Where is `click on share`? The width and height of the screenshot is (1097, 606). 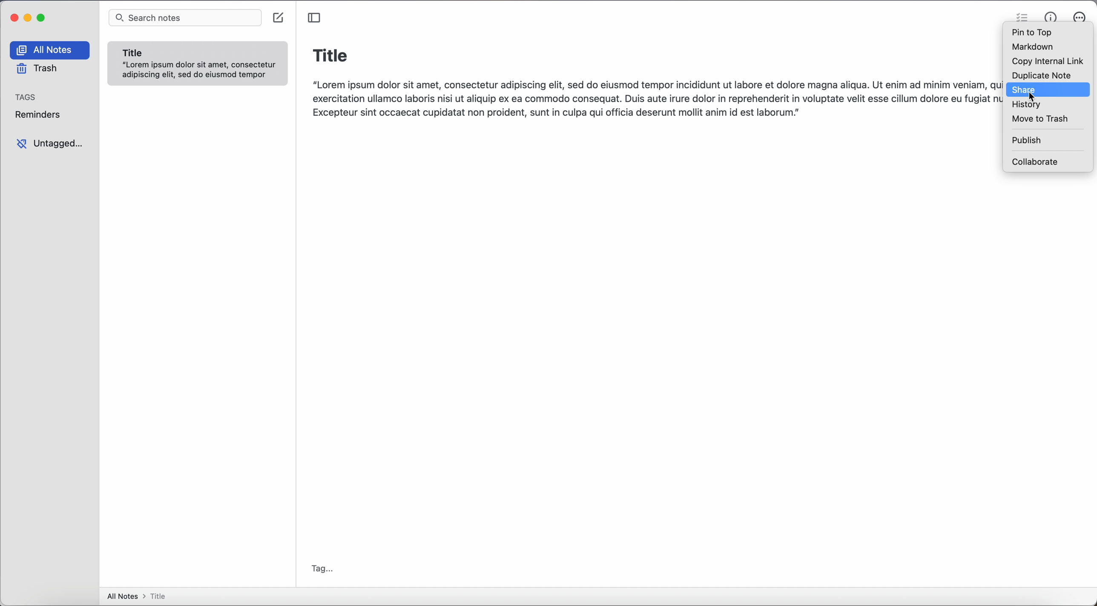
click on share is located at coordinates (1051, 90).